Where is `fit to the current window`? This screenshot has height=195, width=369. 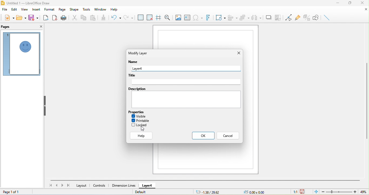
fit to the current window is located at coordinates (315, 192).